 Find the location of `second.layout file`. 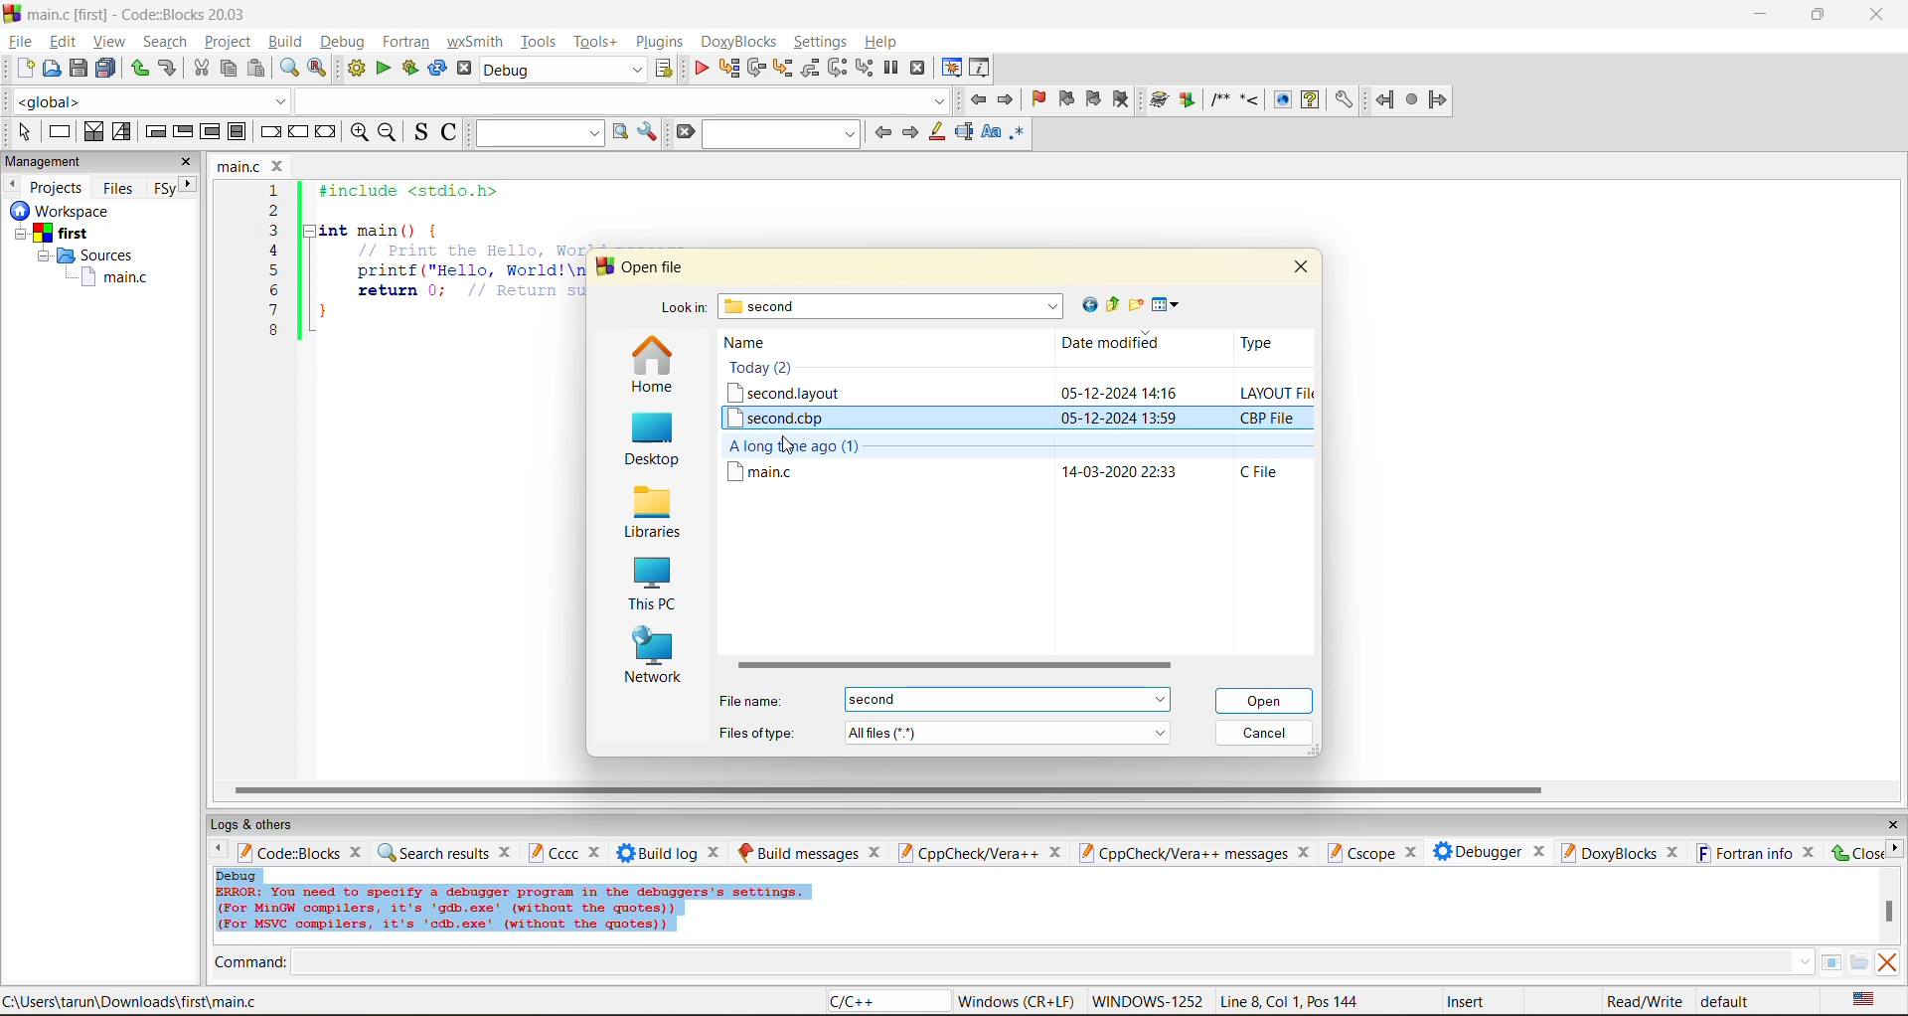

second.layout file is located at coordinates (785, 393).